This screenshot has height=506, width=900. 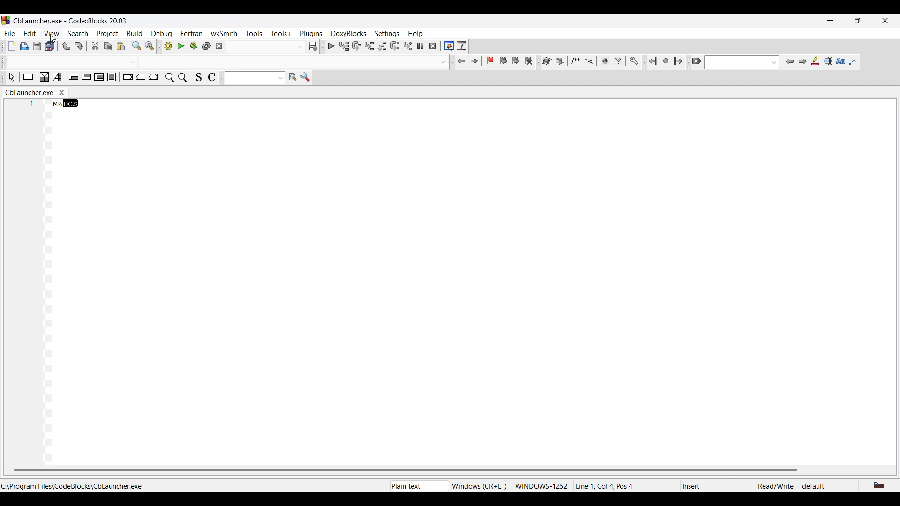 I want to click on Stop debugger, so click(x=433, y=46).